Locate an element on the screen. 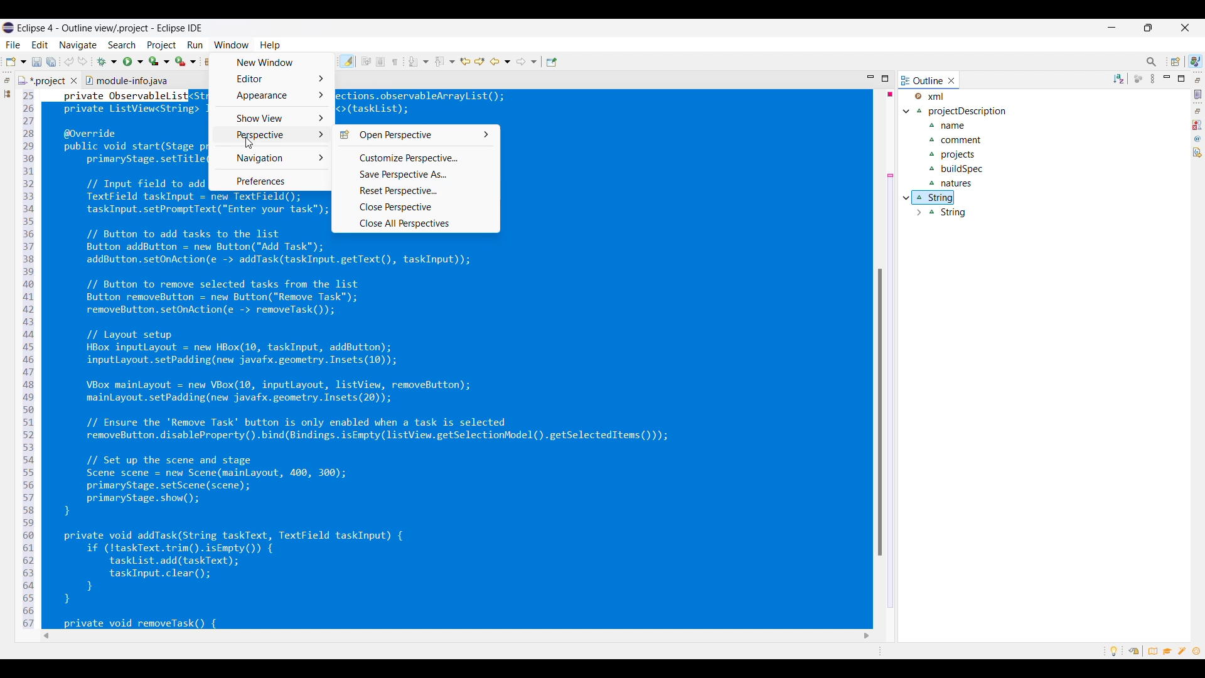 This screenshot has width=1205, height=678. Preferences is located at coordinates (271, 180).